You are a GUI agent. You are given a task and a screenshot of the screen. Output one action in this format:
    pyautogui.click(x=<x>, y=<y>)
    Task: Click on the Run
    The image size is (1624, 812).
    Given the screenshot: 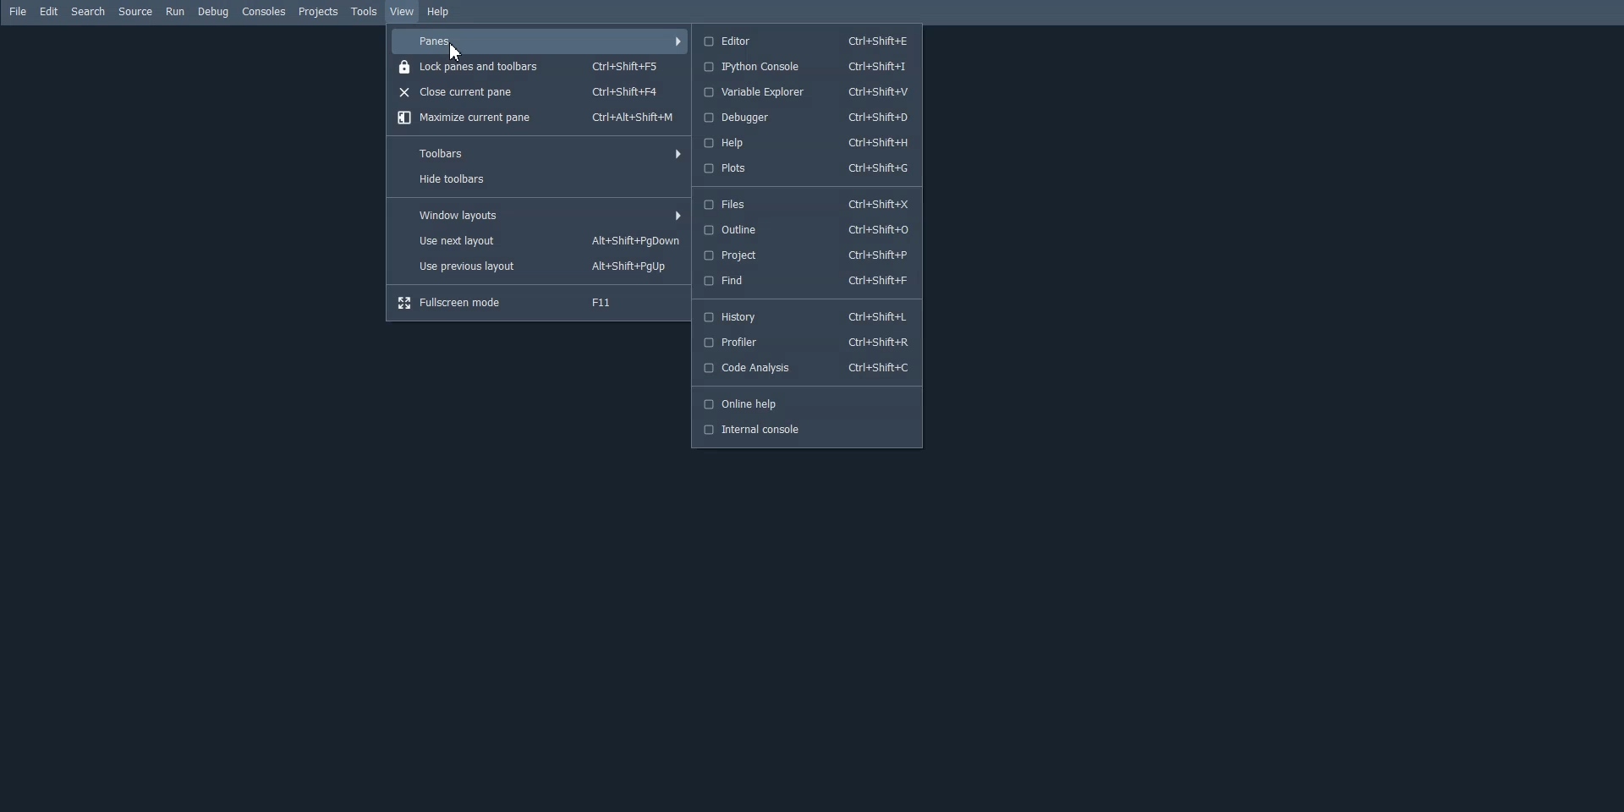 What is the action you would take?
    pyautogui.click(x=174, y=11)
    